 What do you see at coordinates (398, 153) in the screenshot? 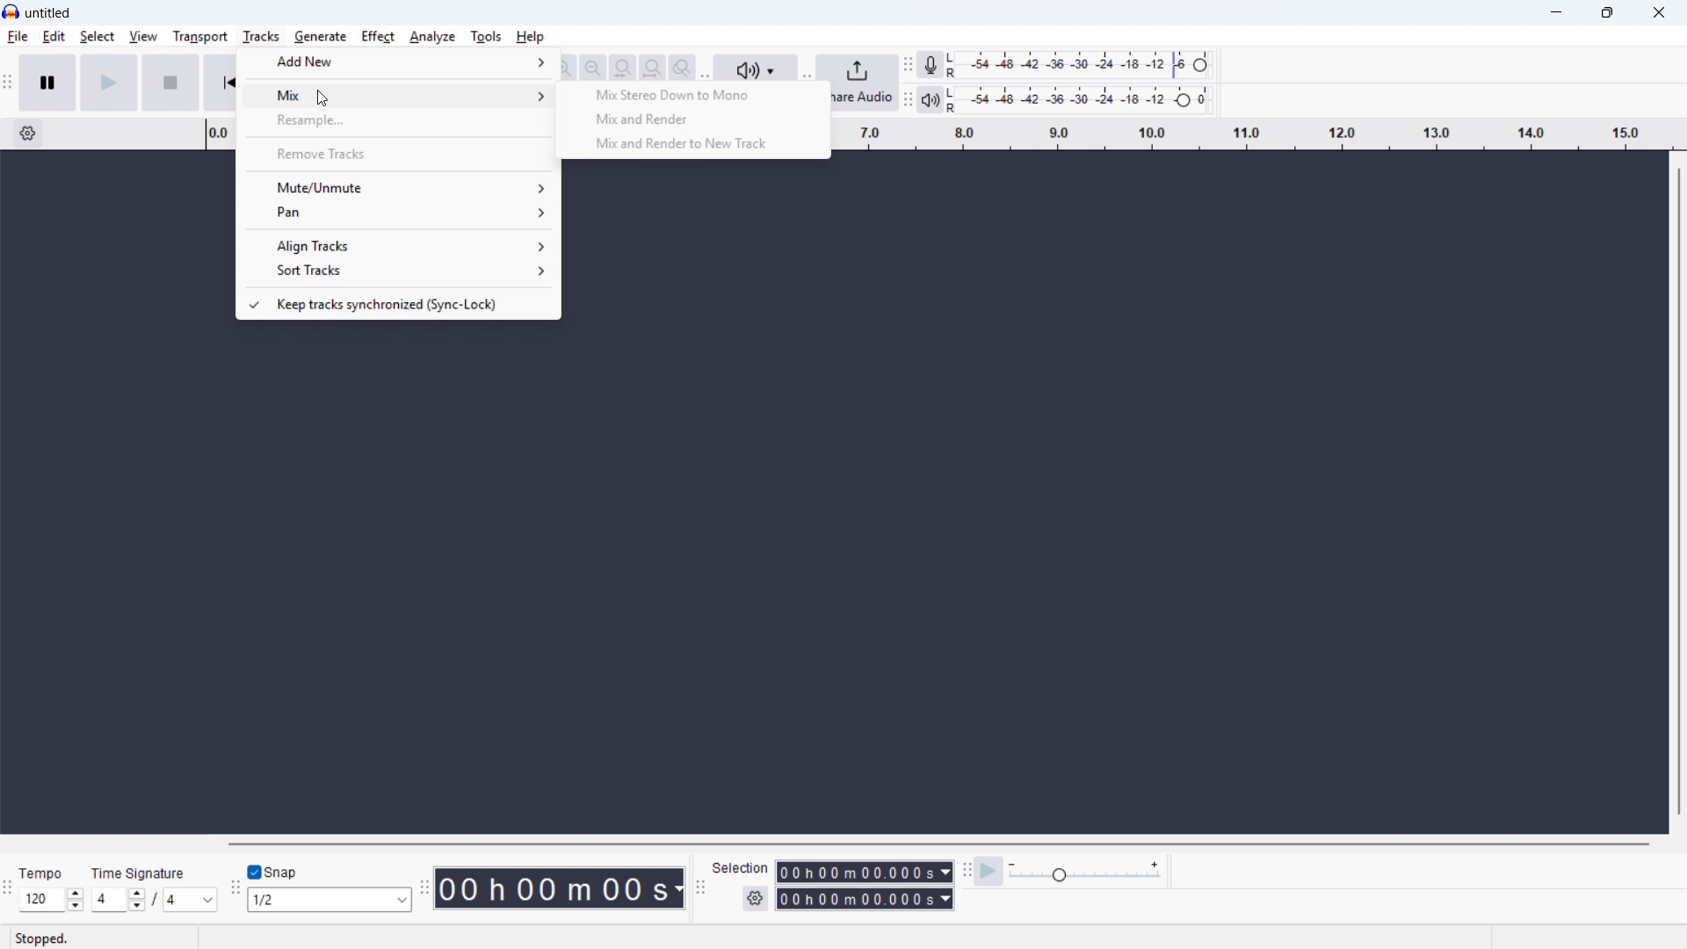
I see `Remove tracks ` at bounding box center [398, 153].